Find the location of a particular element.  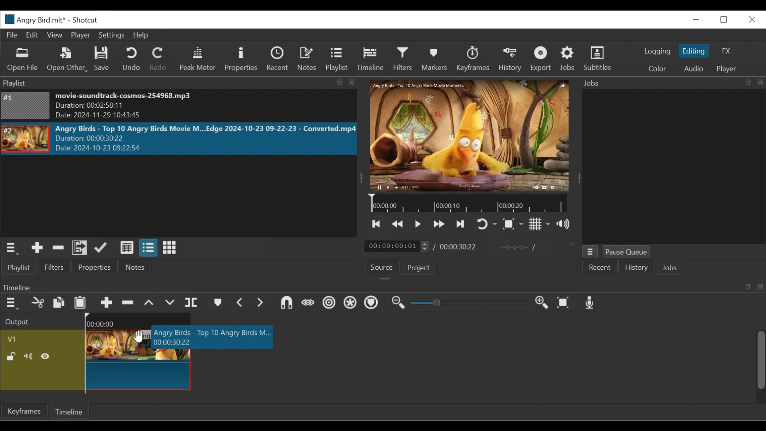

Ripple Markers is located at coordinates (371, 304).